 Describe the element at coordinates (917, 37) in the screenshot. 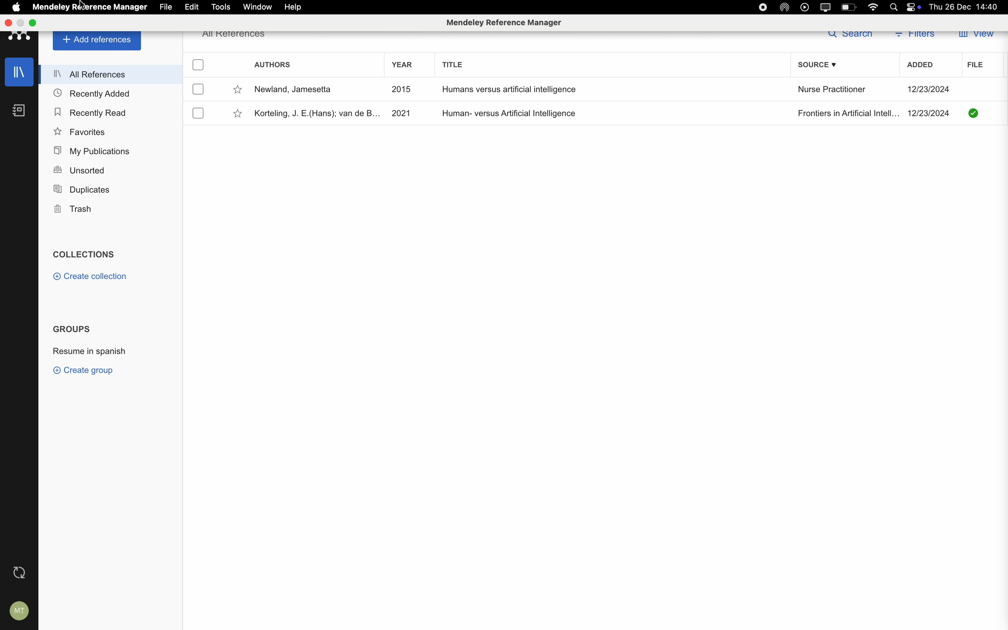

I see `filters` at that location.